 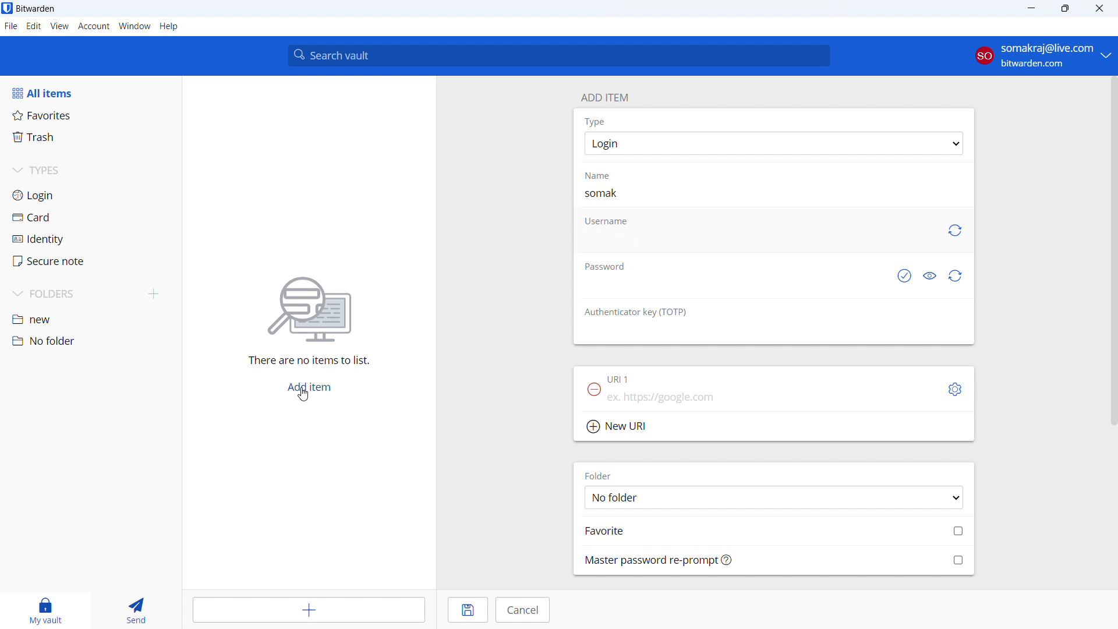 What do you see at coordinates (90, 172) in the screenshot?
I see `types` at bounding box center [90, 172].